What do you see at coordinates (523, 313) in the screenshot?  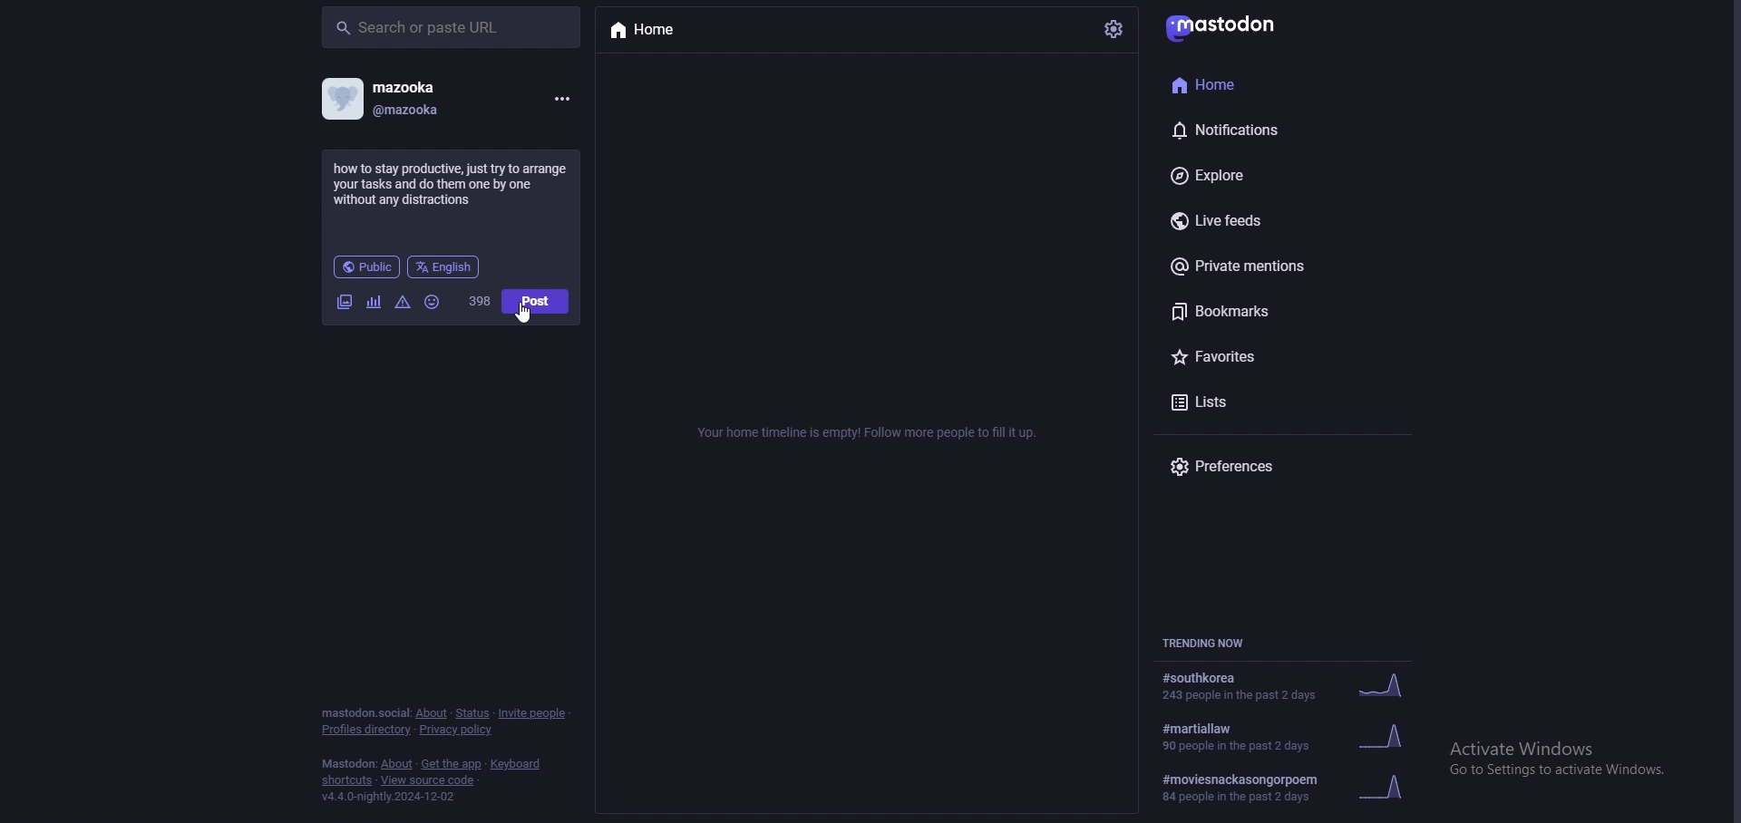 I see `cursor` at bounding box center [523, 313].